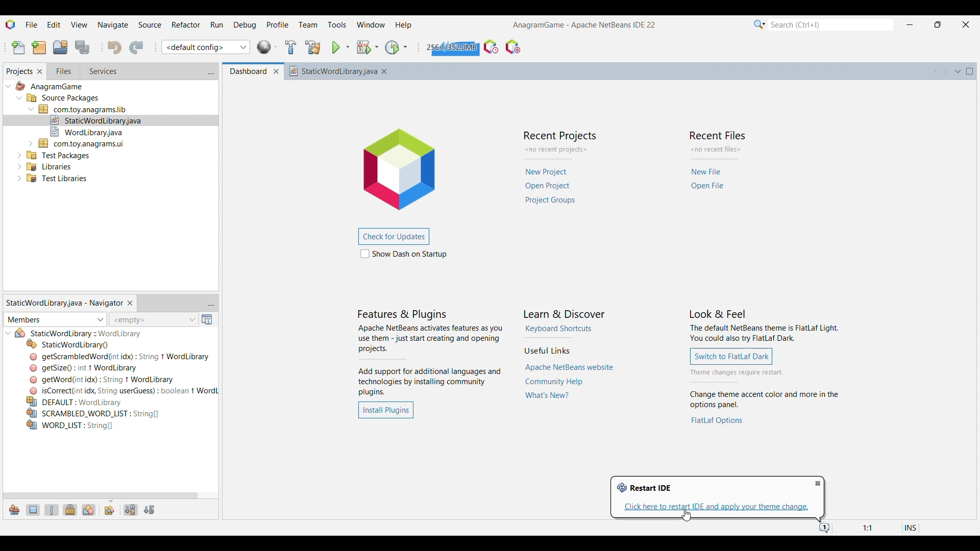  I want to click on New file, so click(18, 48).